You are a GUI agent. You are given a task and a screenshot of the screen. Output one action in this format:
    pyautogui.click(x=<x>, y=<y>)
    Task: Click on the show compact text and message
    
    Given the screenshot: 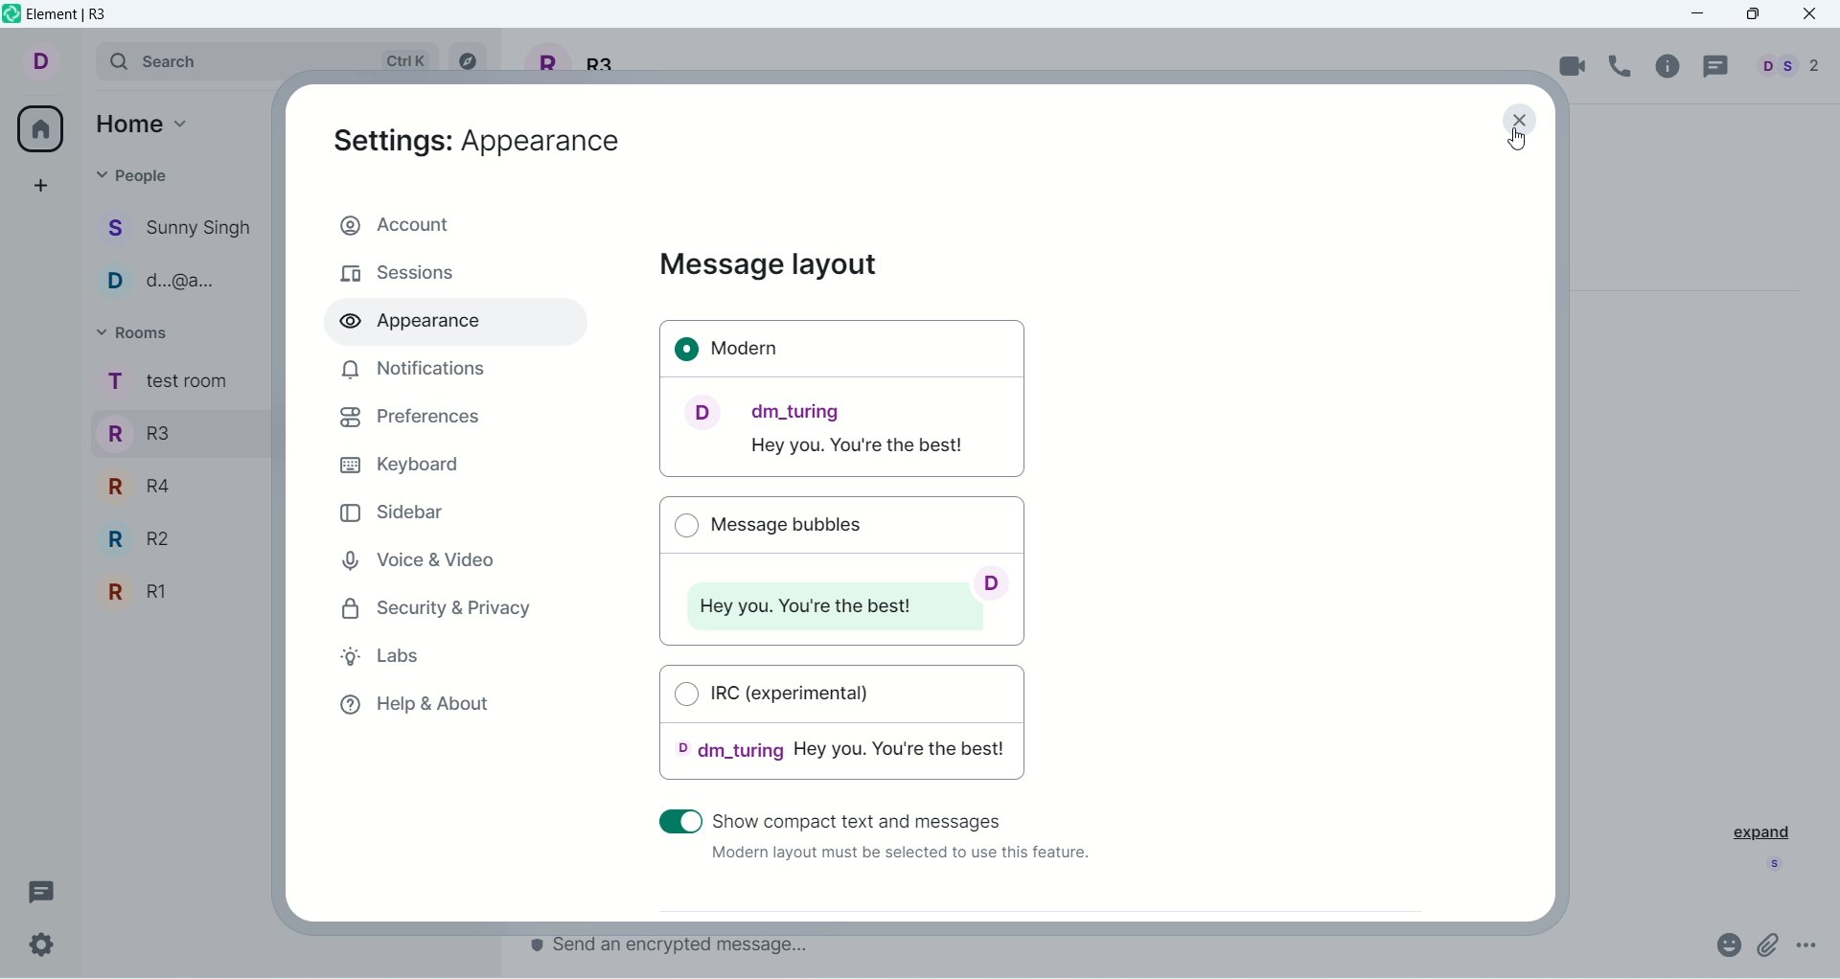 What is the action you would take?
    pyautogui.click(x=902, y=818)
    